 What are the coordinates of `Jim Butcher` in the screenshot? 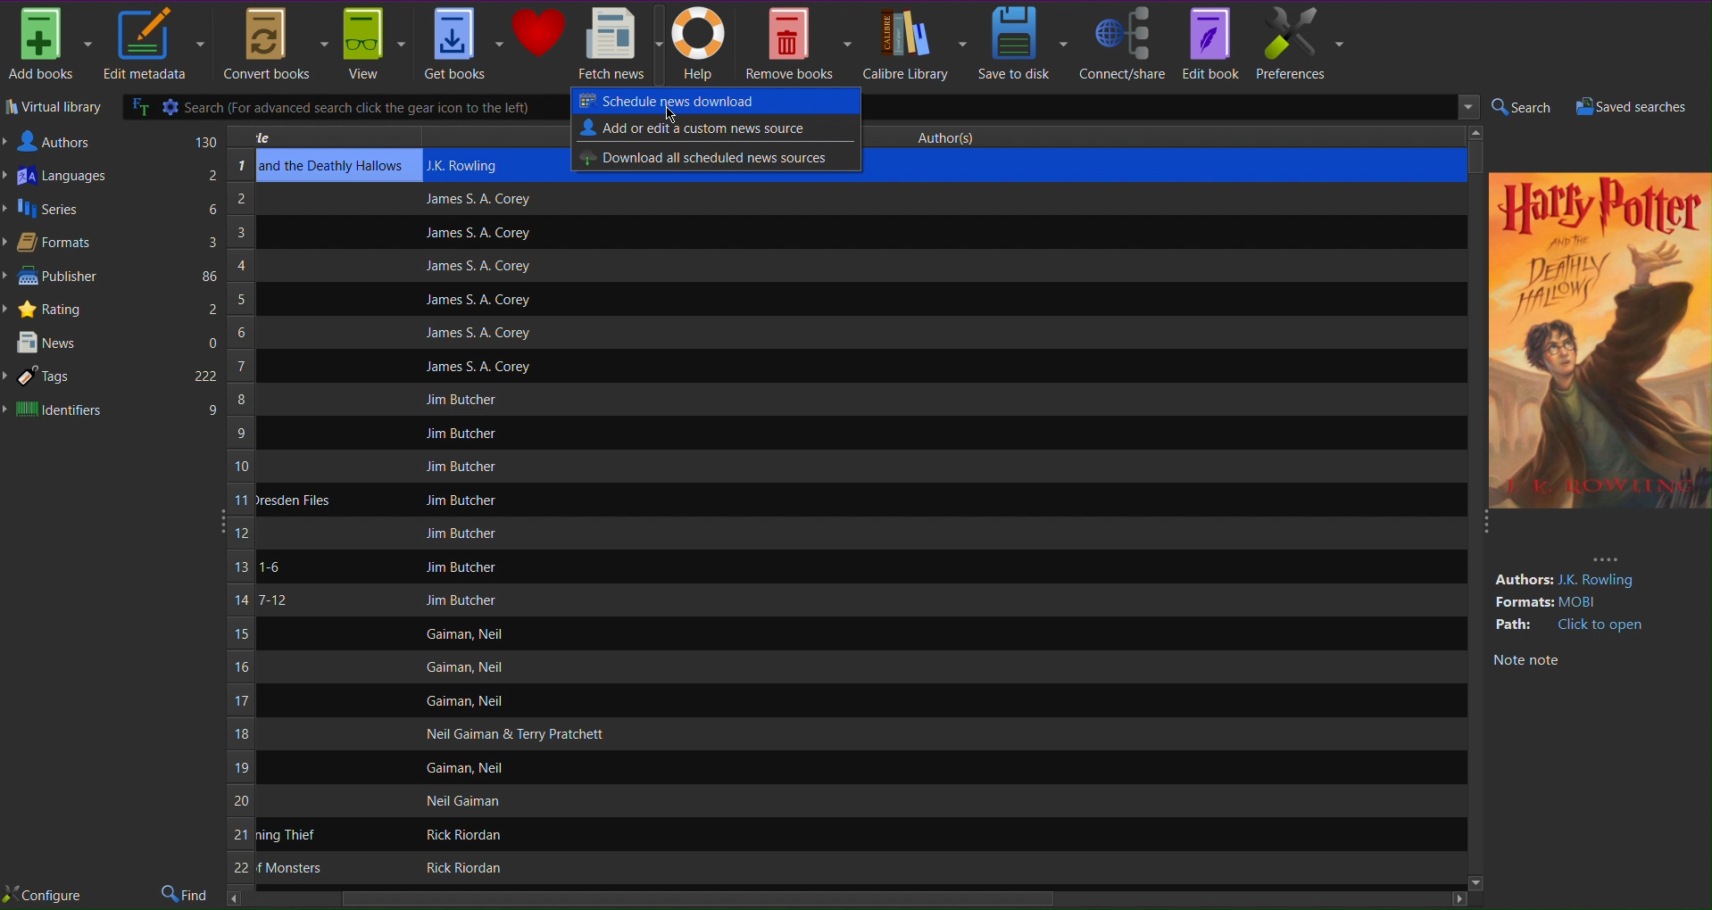 It's located at (462, 567).